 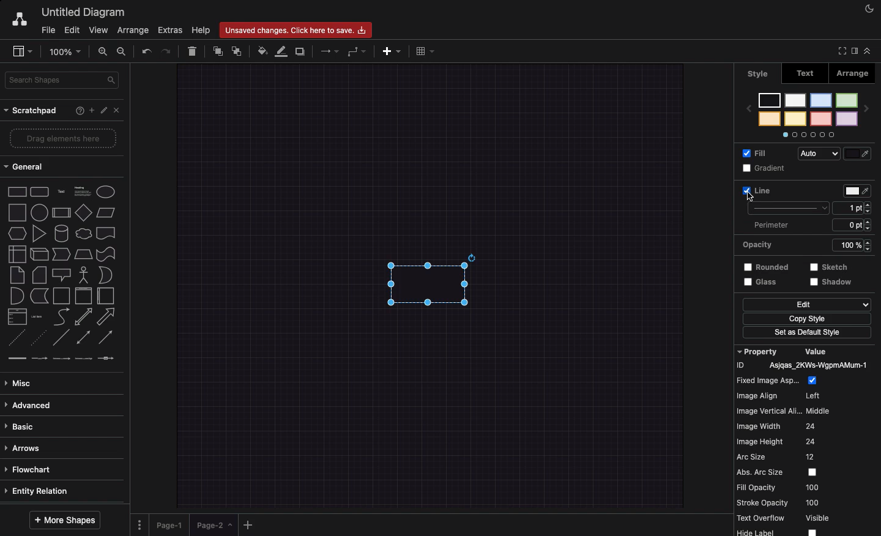 I want to click on Search shapes, so click(x=64, y=79).